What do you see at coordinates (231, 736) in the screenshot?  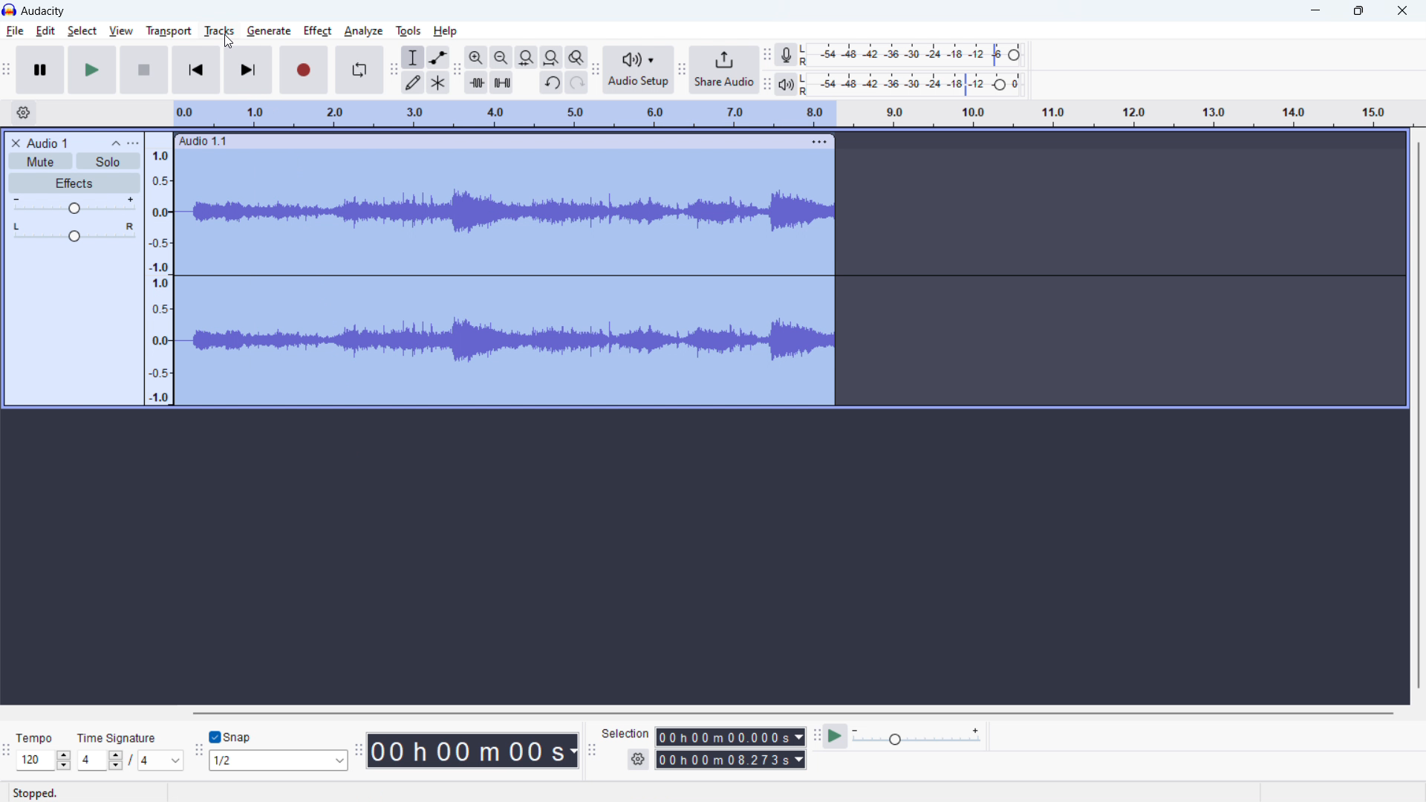 I see `toggle snap` at bounding box center [231, 736].